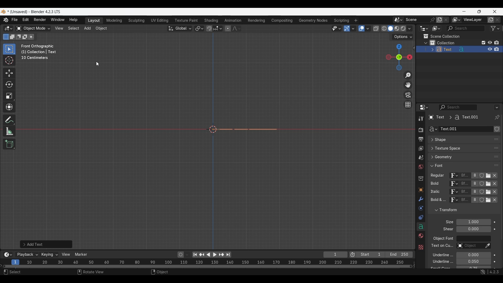 The height and width of the screenshot is (283, 503). What do you see at coordinates (102, 29) in the screenshot?
I see `Object menu` at bounding box center [102, 29].